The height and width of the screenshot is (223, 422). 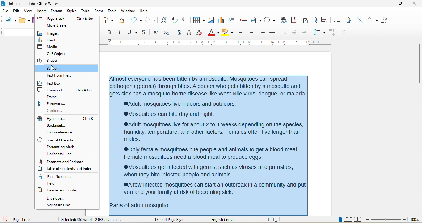 I want to click on image, so click(x=211, y=20).